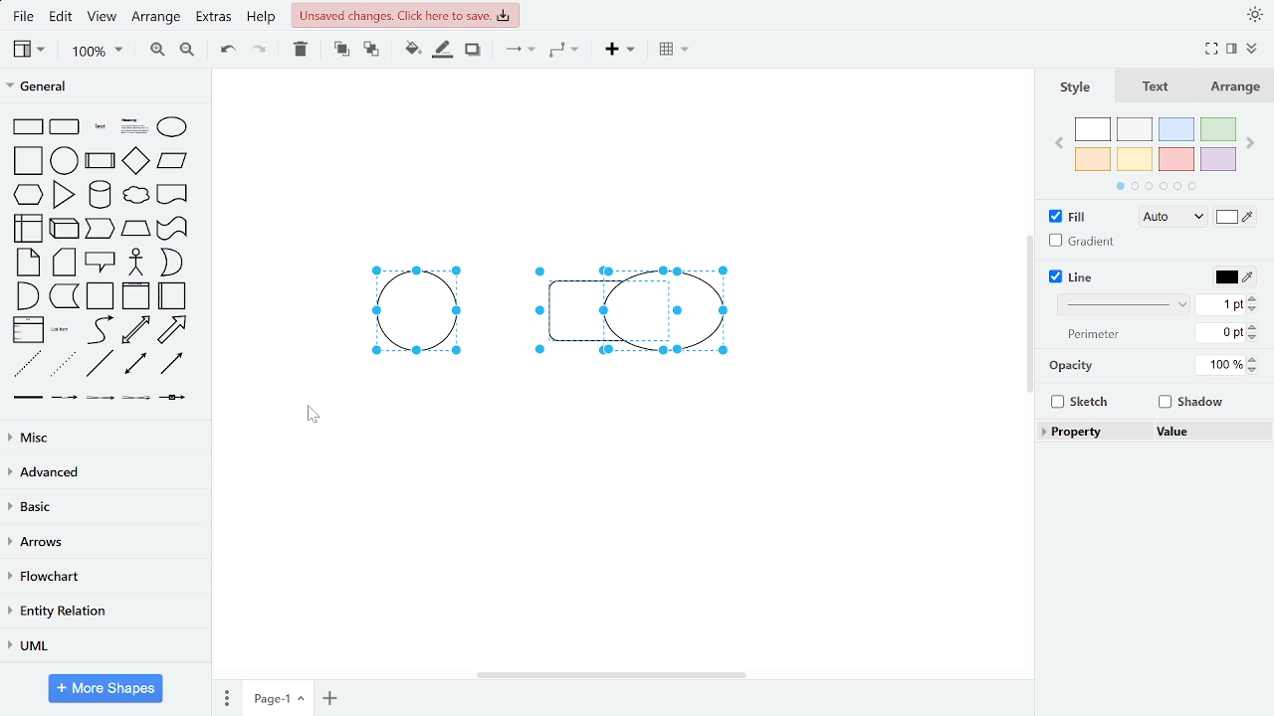  I want to click on line, so click(101, 364).